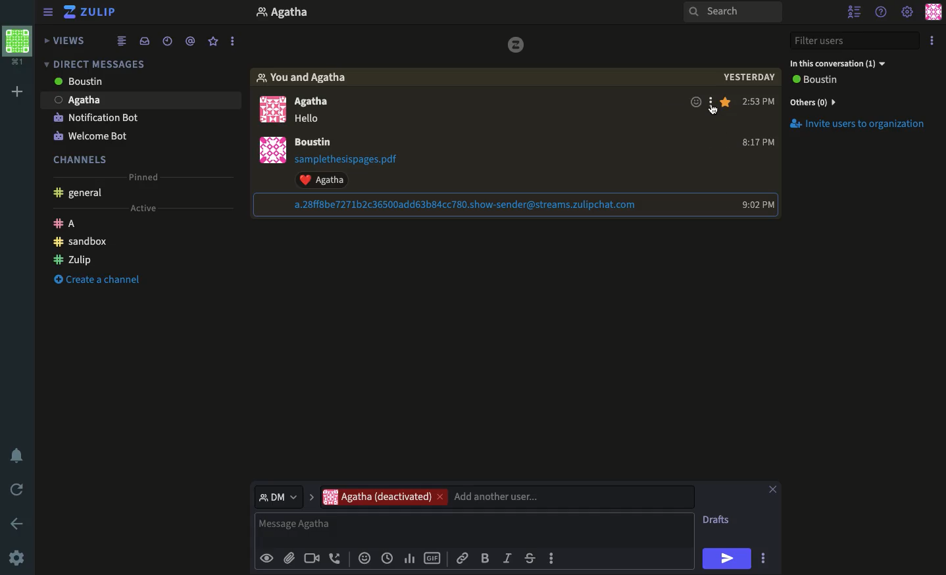 The image size is (946, 575). What do you see at coordinates (19, 488) in the screenshot?
I see `Refresh` at bounding box center [19, 488].